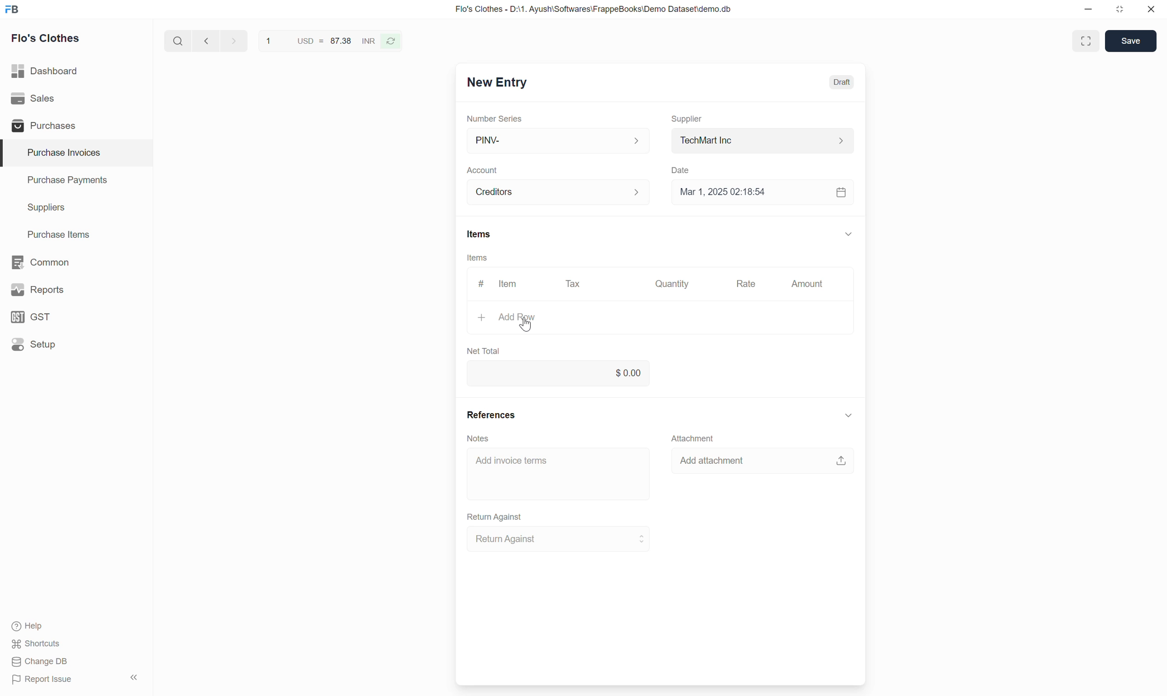  Describe the element at coordinates (559, 192) in the screenshot. I see `Creditors` at that location.